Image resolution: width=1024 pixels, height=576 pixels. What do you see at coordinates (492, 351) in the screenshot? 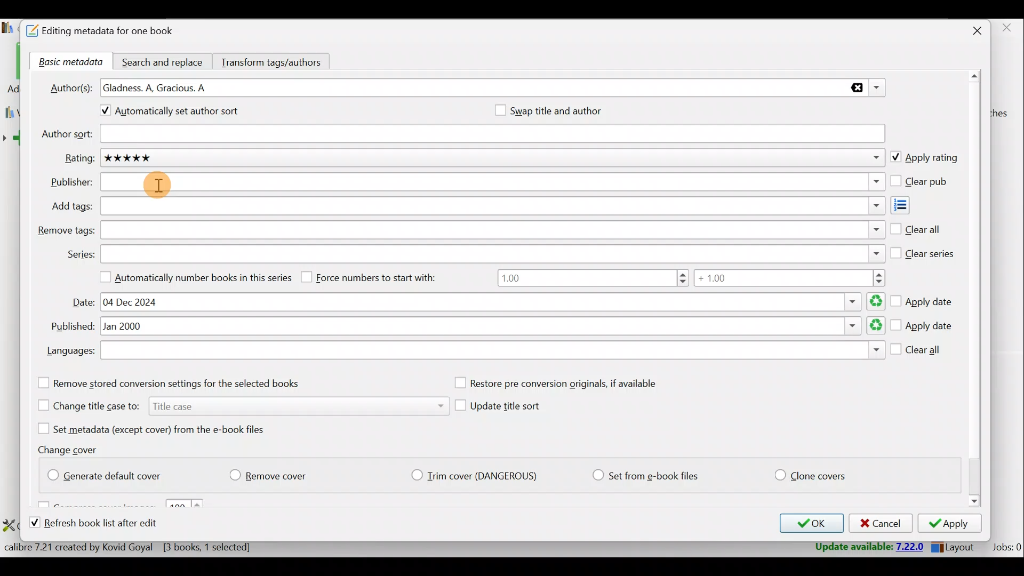
I see `Languages` at bounding box center [492, 351].